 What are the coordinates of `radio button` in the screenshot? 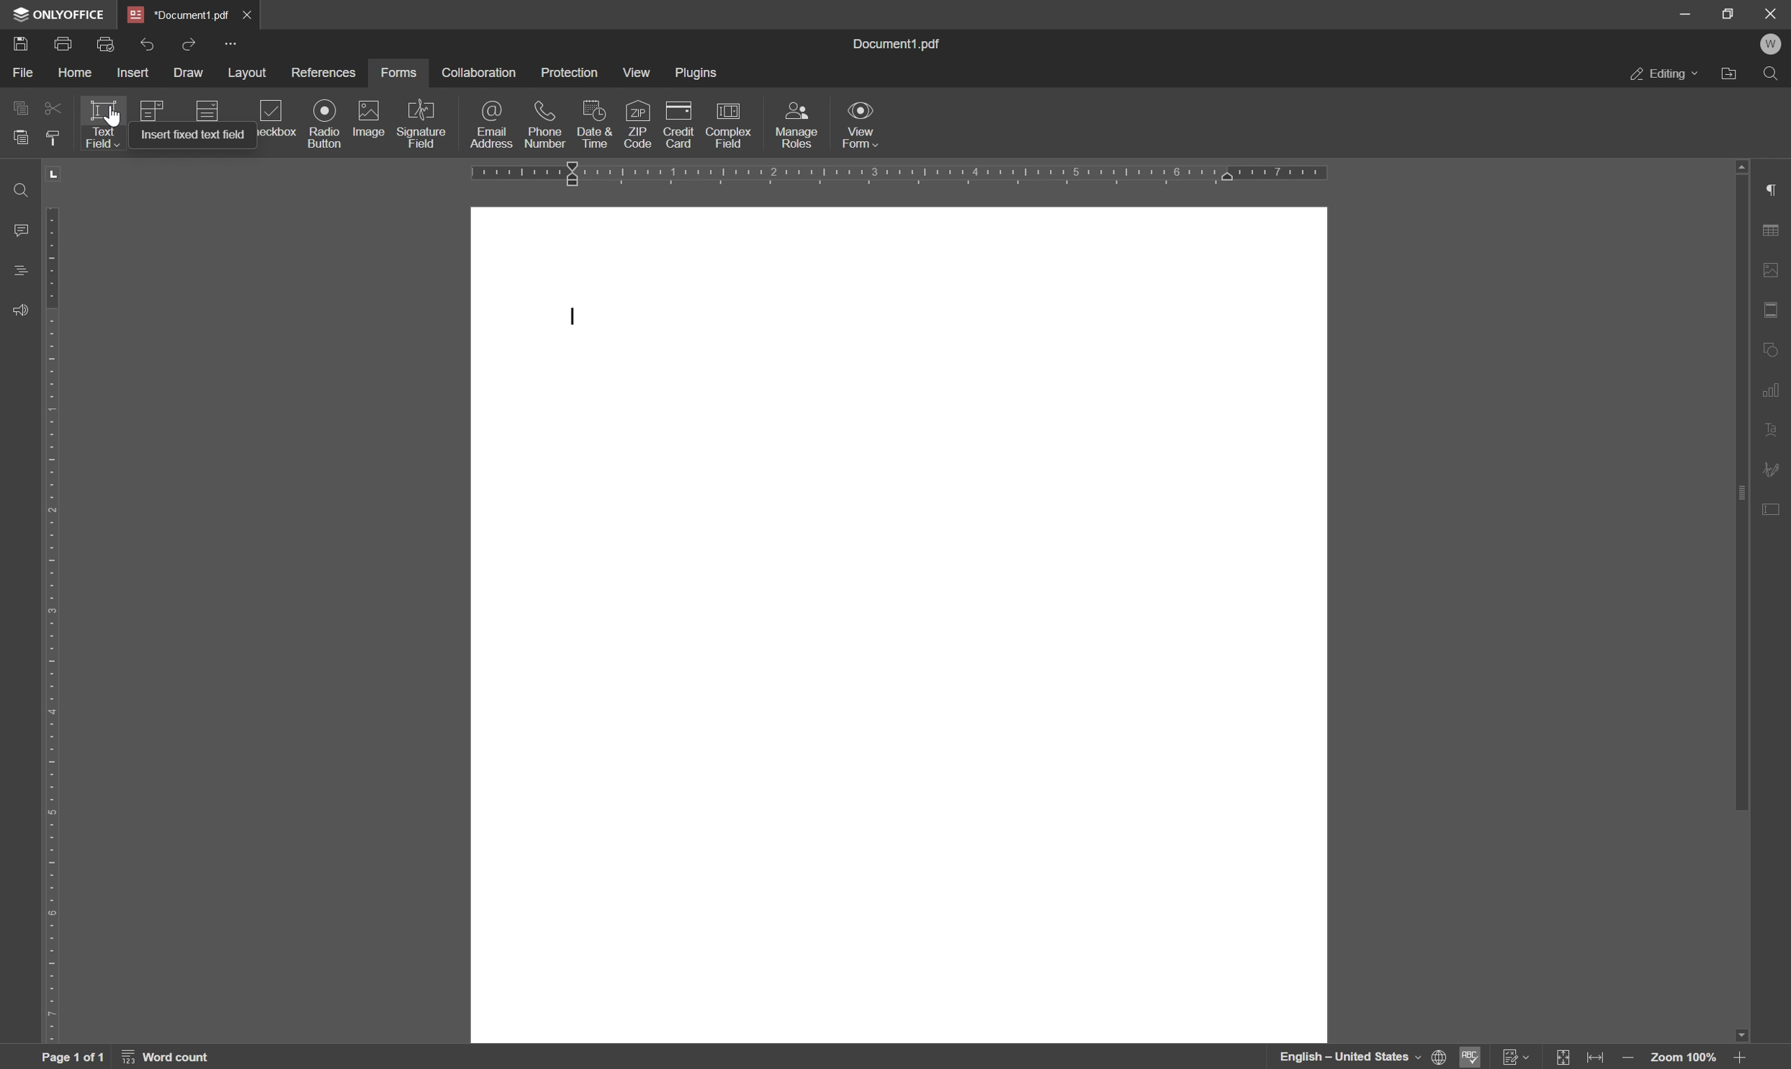 It's located at (322, 123).